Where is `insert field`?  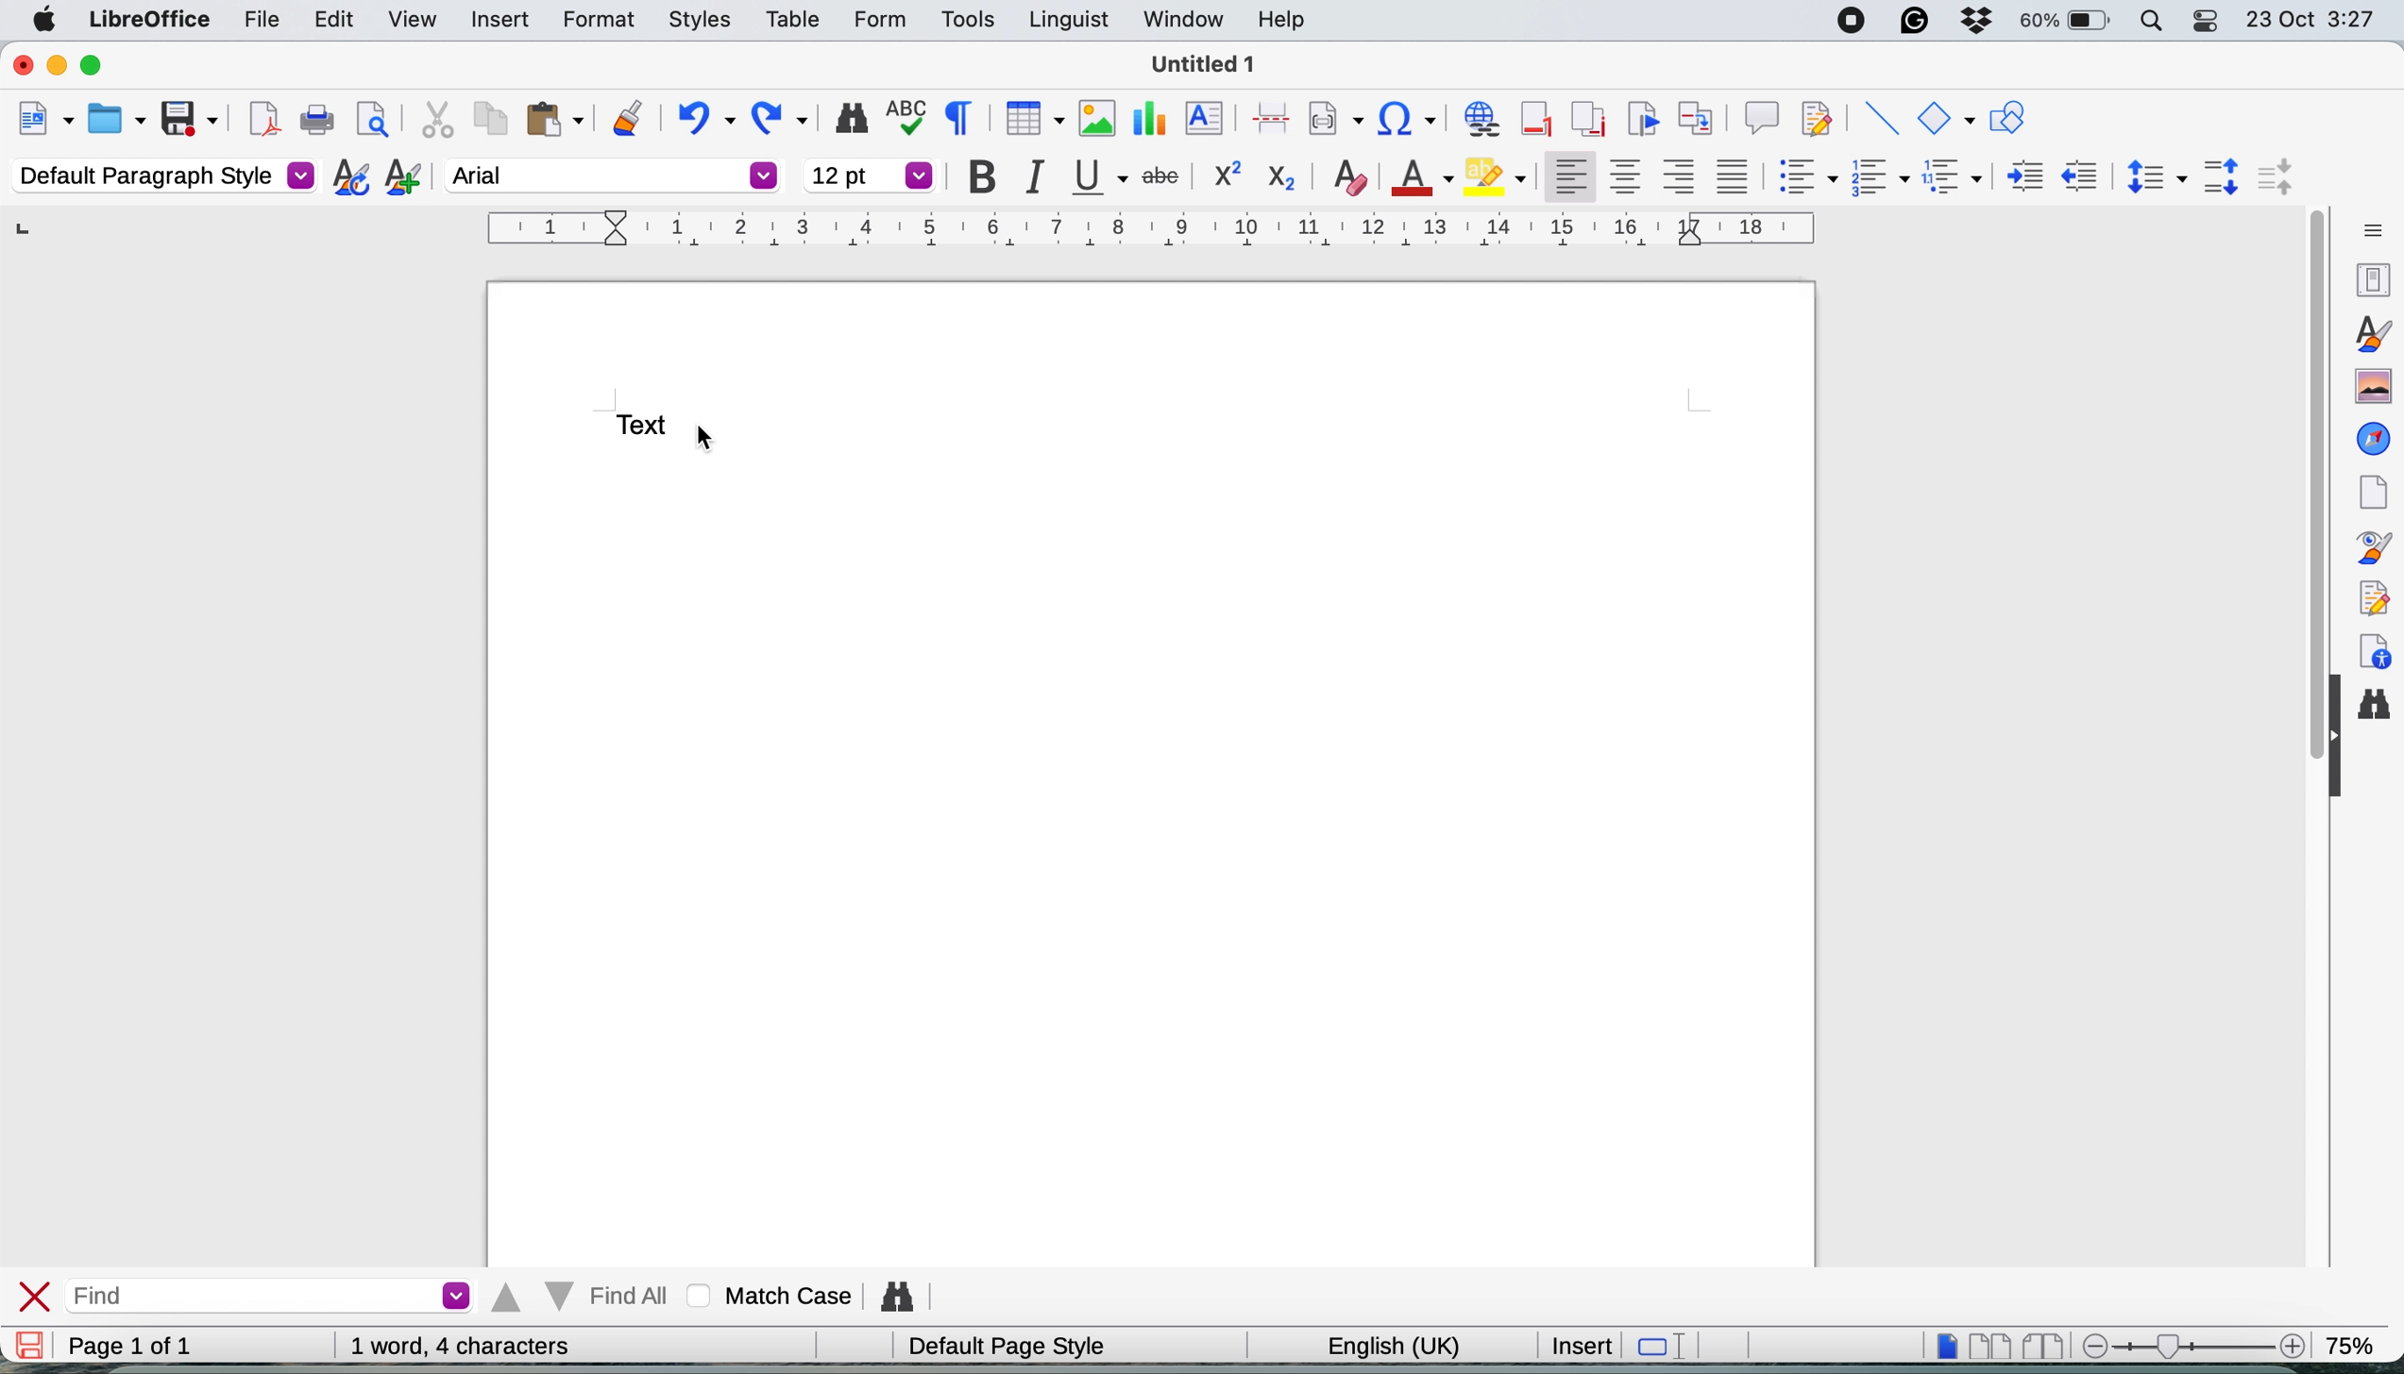 insert field is located at coordinates (1338, 117).